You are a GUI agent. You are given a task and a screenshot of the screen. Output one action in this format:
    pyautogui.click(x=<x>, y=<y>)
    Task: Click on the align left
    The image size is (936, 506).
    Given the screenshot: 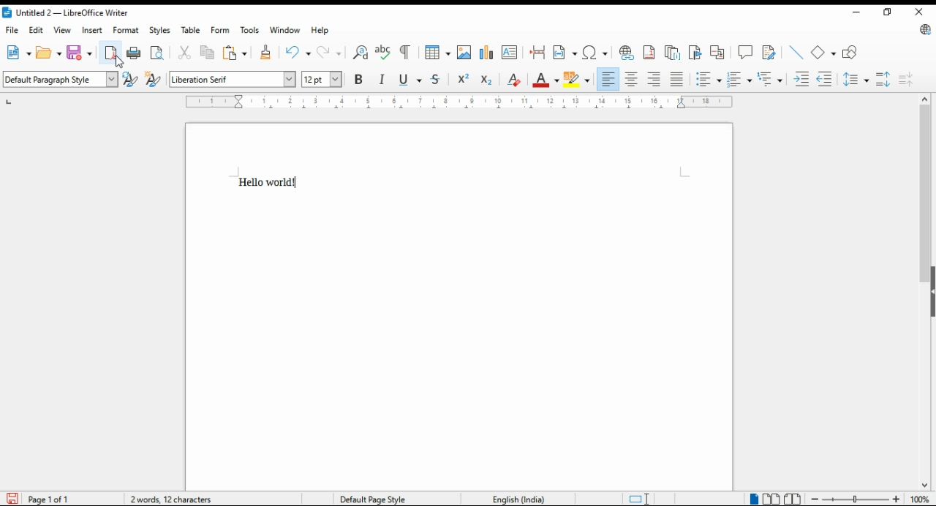 What is the action you would take?
    pyautogui.click(x=608, y=78)
    